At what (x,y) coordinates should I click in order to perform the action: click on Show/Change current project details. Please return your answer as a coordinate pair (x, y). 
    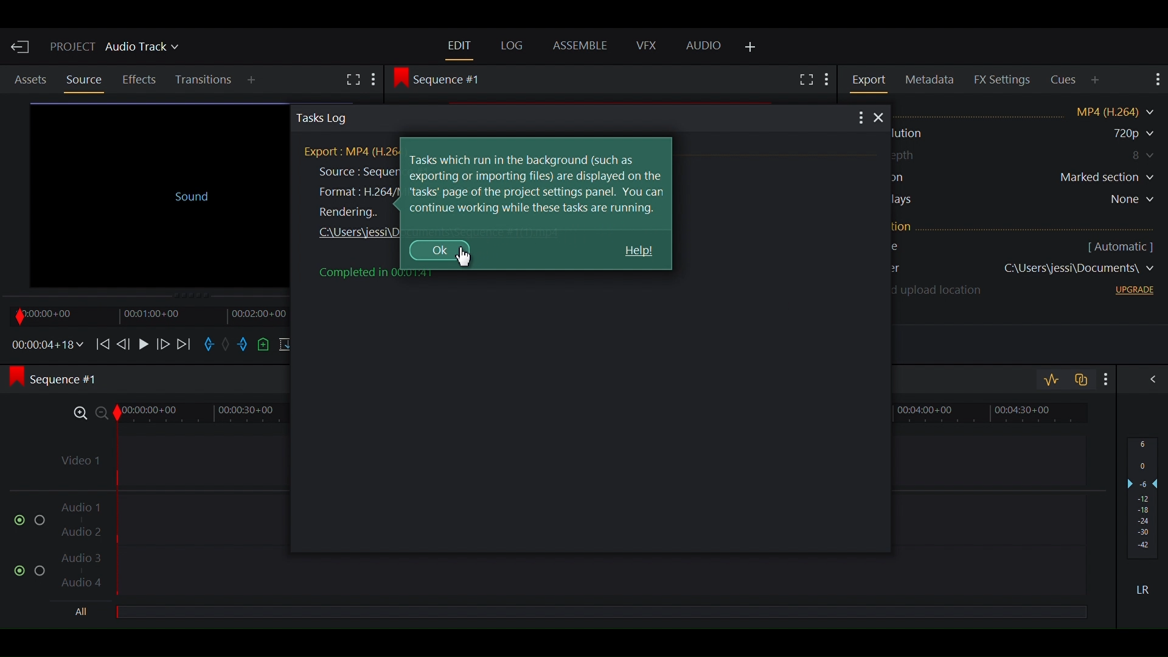
    Looking at the image, I should click on (116, 49).